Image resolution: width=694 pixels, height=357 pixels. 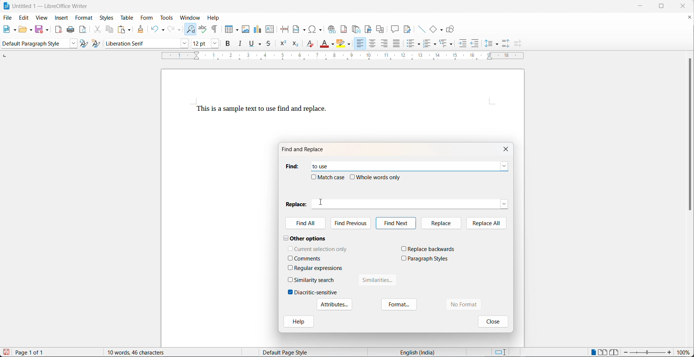 I want to click on no format, so click(x=471, y=305).